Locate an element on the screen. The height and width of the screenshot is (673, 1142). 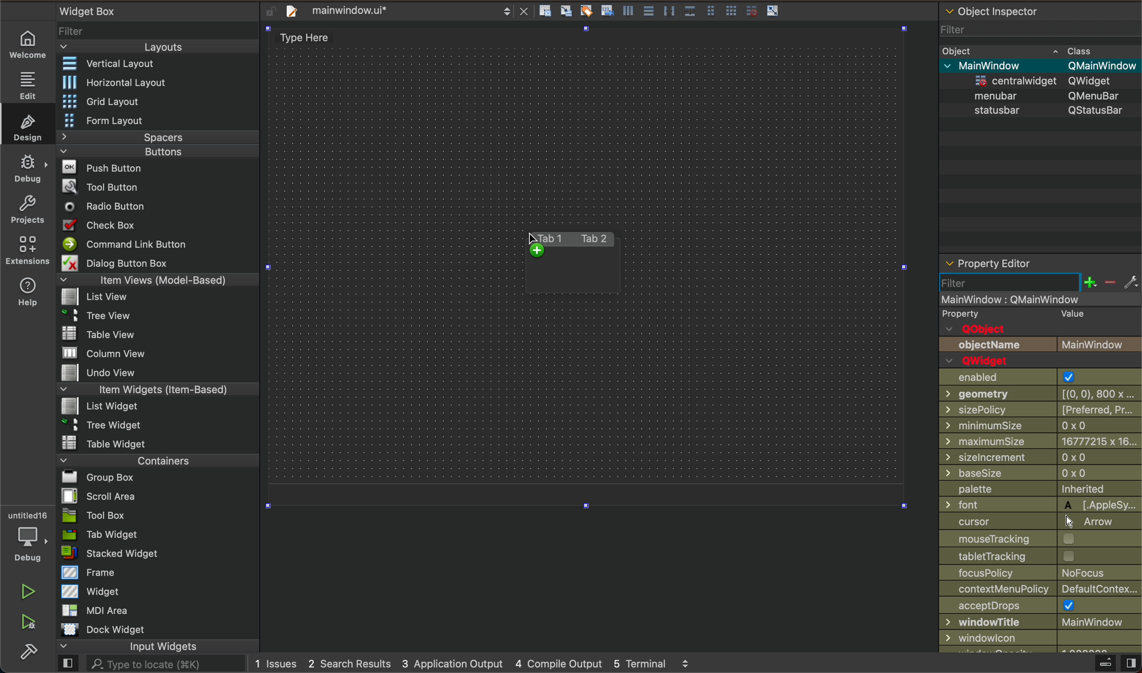
build is located at coordinates (33, 653).